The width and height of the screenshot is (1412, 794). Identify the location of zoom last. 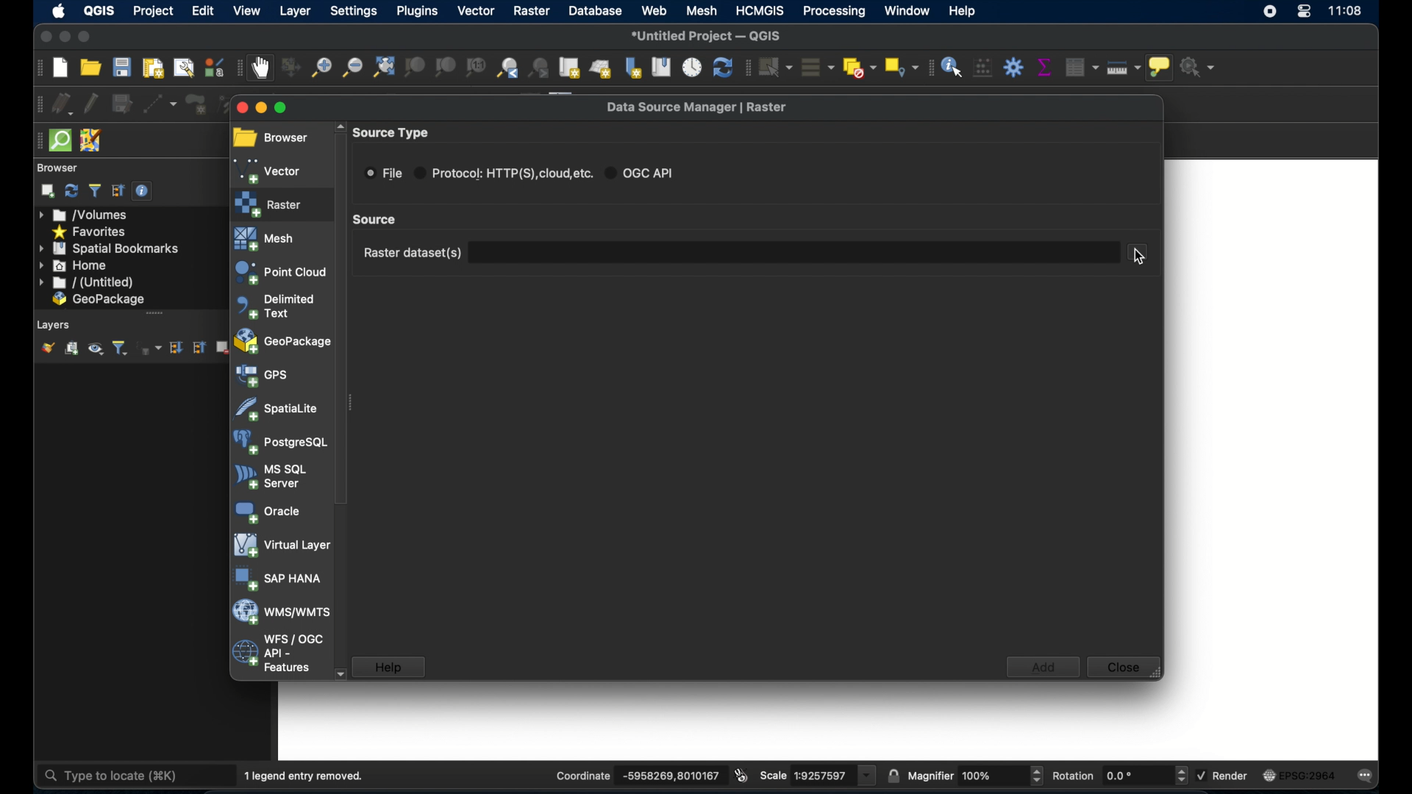
(508, 67).